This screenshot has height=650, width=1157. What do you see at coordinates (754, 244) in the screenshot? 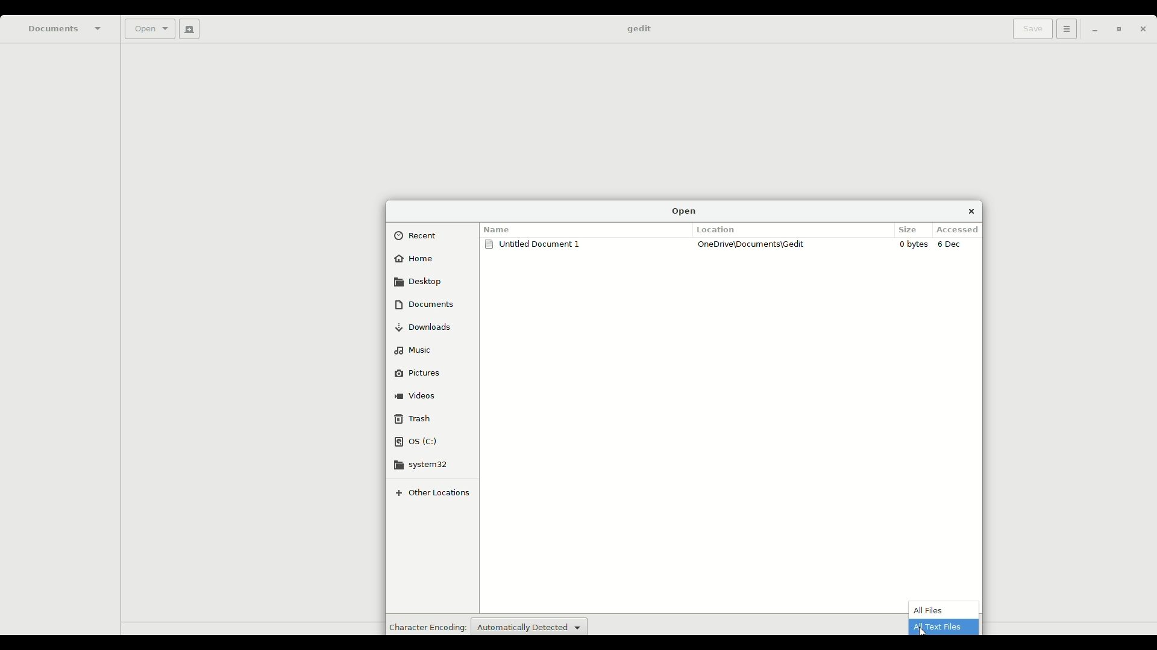
I see `OneDrive/Documents/Gedit` at bounding box center [754, 244].